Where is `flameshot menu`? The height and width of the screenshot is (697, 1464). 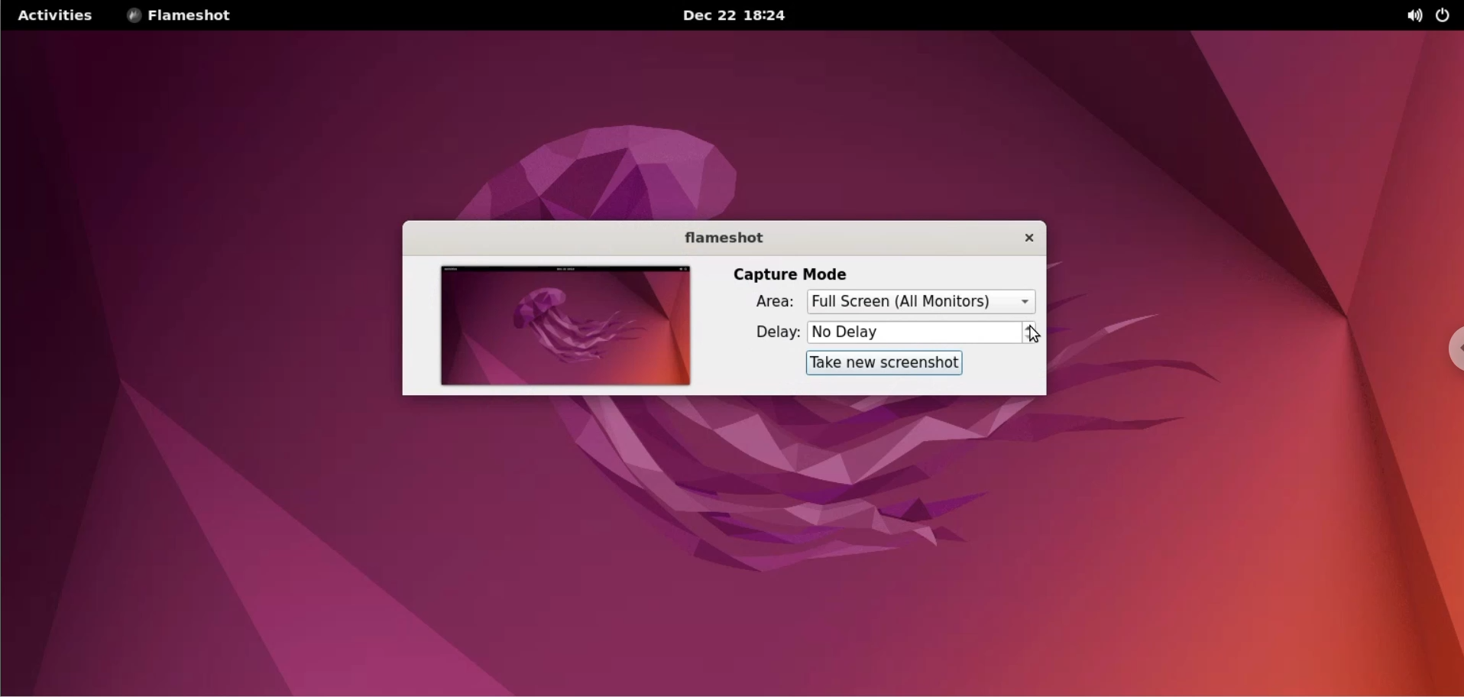 flameshot menu is located at coordinates (191, 16).